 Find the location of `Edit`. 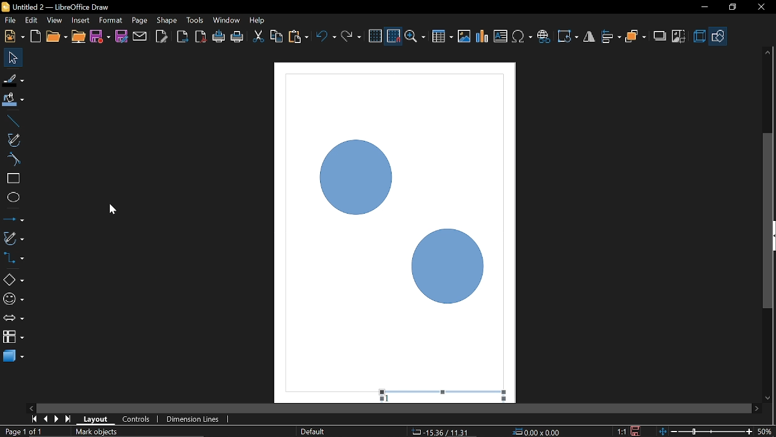

Edit is located at coordinates (32, 21).